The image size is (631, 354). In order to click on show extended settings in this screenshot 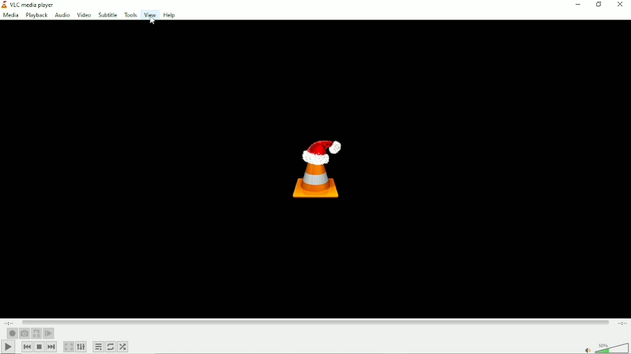, I will do `click(82, 347)`.